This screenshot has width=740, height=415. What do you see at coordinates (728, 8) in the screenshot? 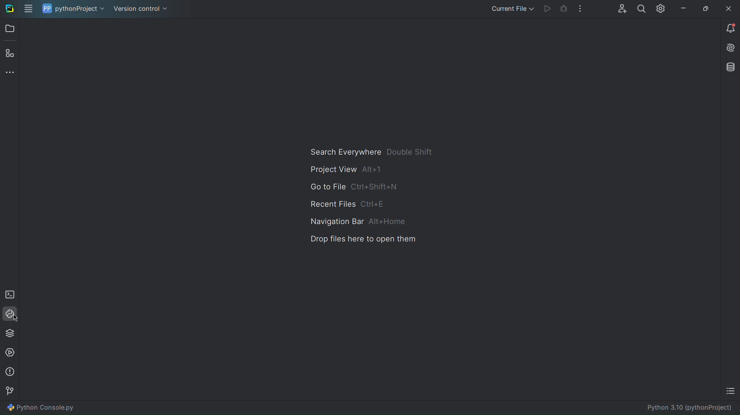
I see `Close` at bounding box center [728, 8].